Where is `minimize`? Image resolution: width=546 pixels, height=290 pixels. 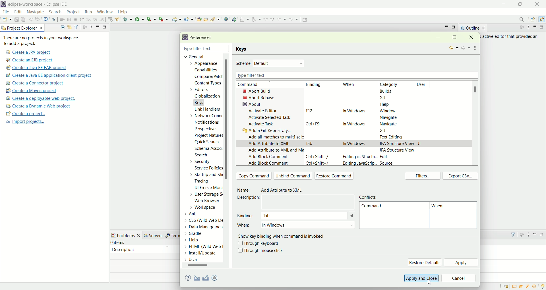
minimize is located at coordinates (536, 27).